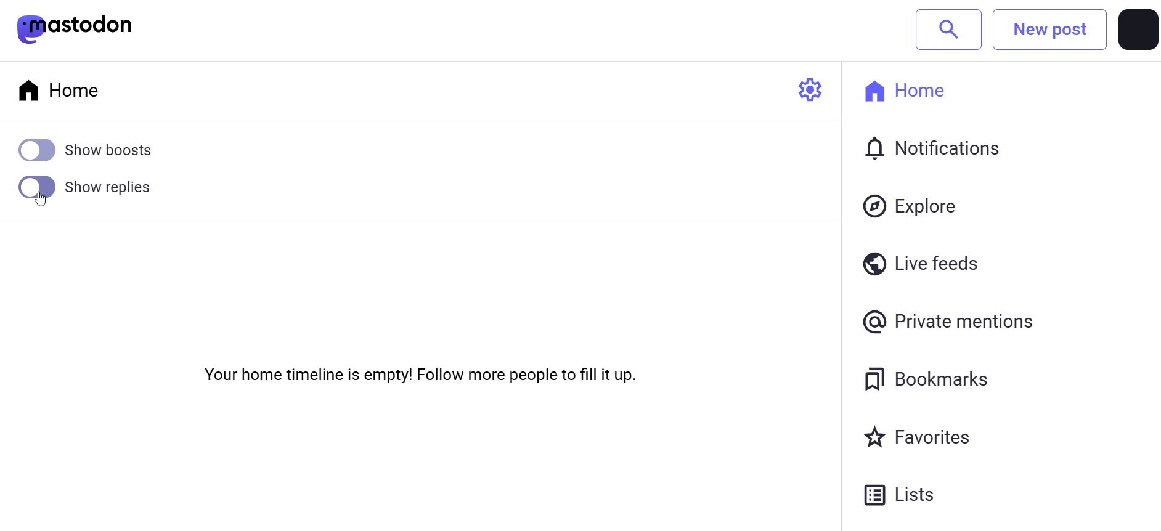  Describe the element at coordinates (801, 89) in the screenshot. I see `setting` at that location.